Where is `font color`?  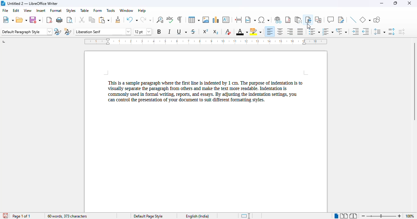 font color is located at coordinates (242, 32).